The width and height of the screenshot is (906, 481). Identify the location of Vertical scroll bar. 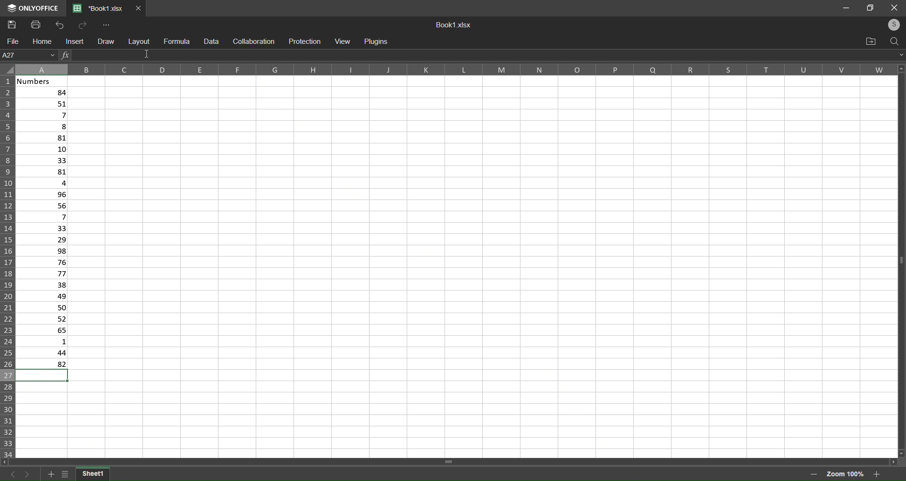
(900, 261).